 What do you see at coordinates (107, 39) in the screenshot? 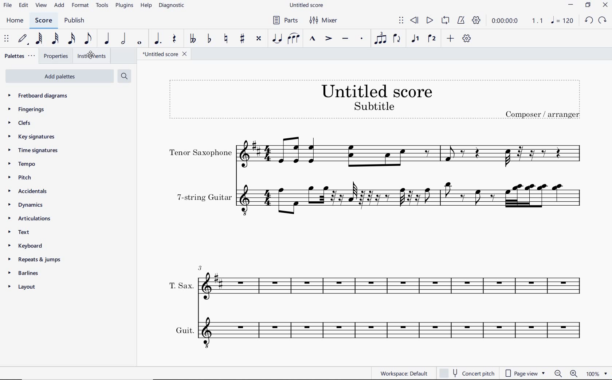
I see `QUARTER NOTE` at bounding box center [107, 39].